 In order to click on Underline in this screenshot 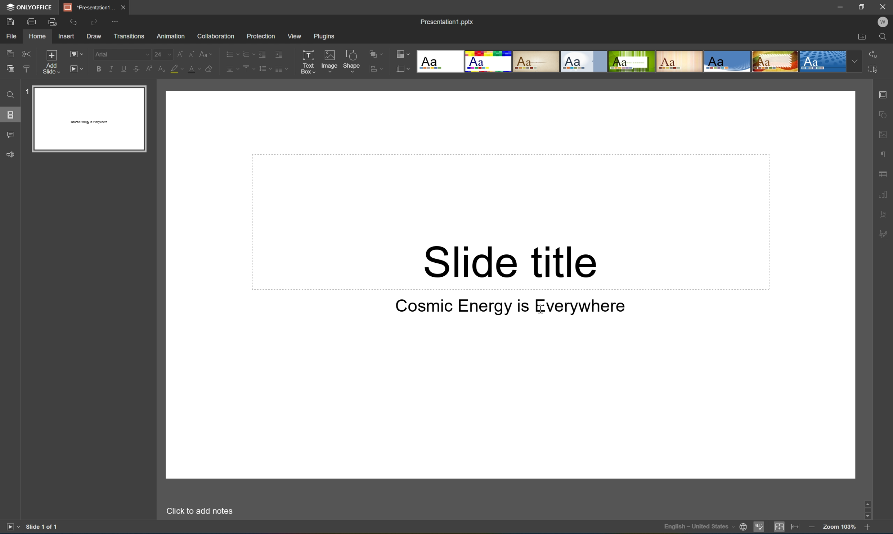, I will do `click(124, 67)`.